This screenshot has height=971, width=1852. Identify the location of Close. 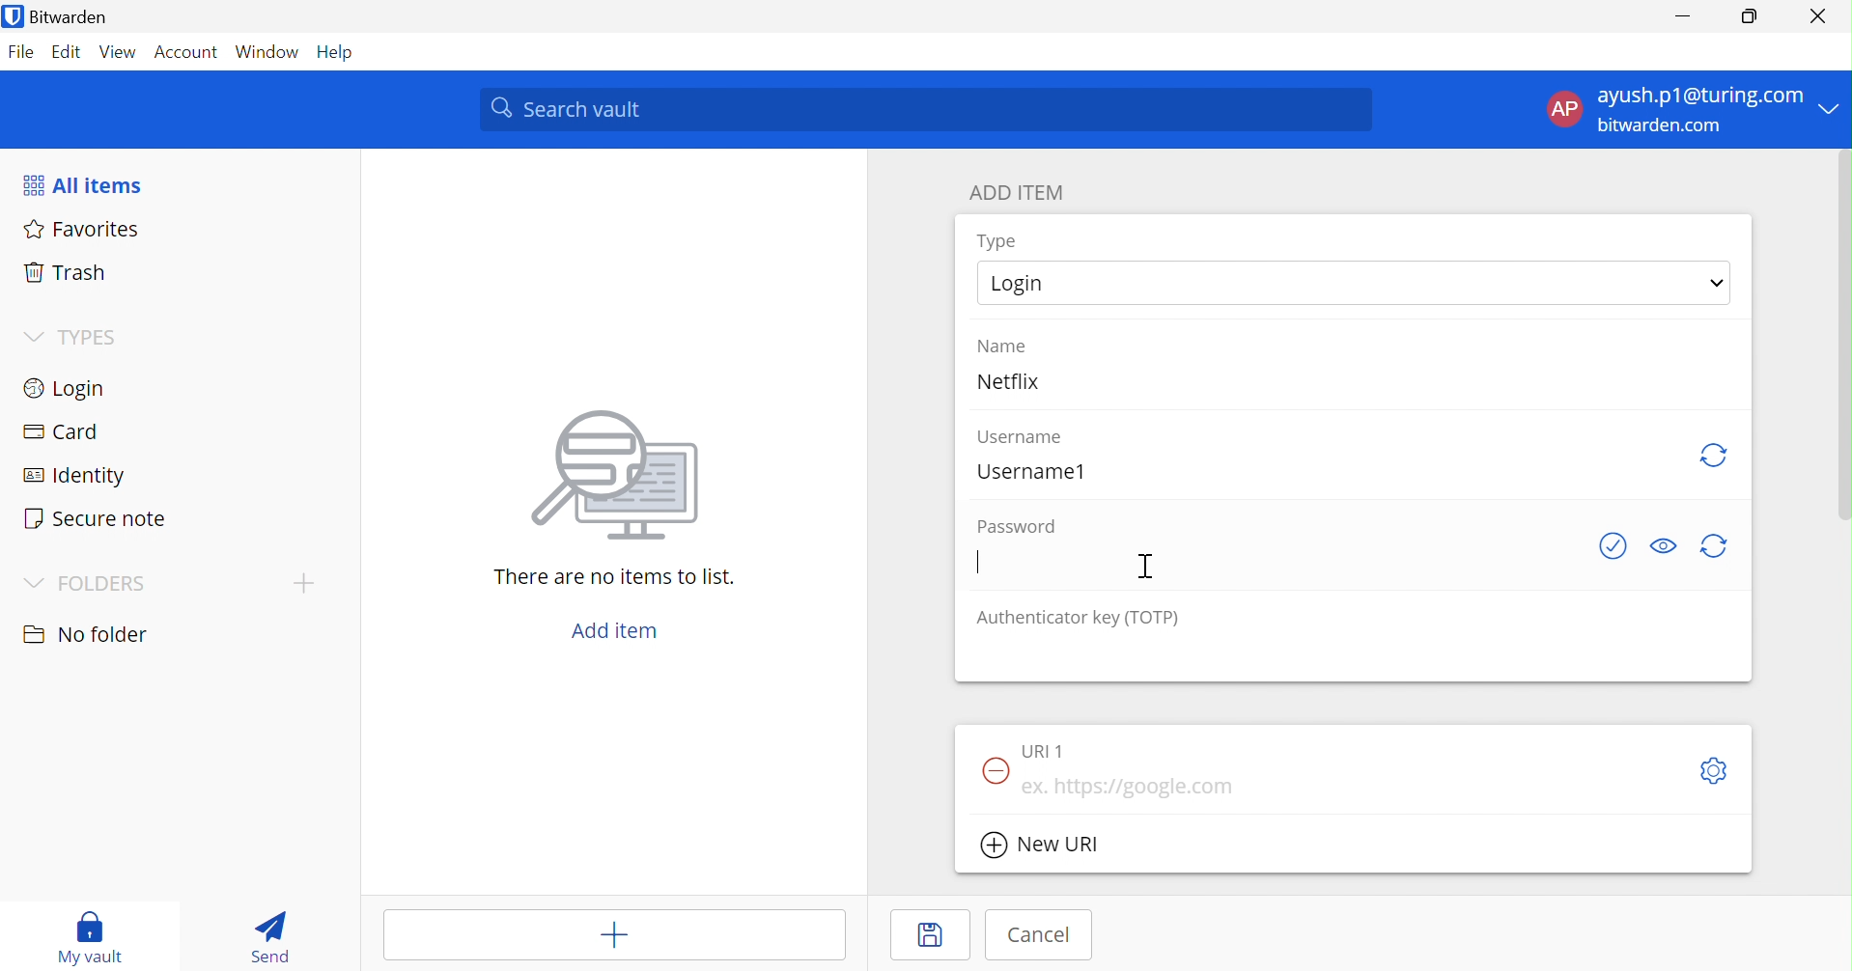
(1817, 16).